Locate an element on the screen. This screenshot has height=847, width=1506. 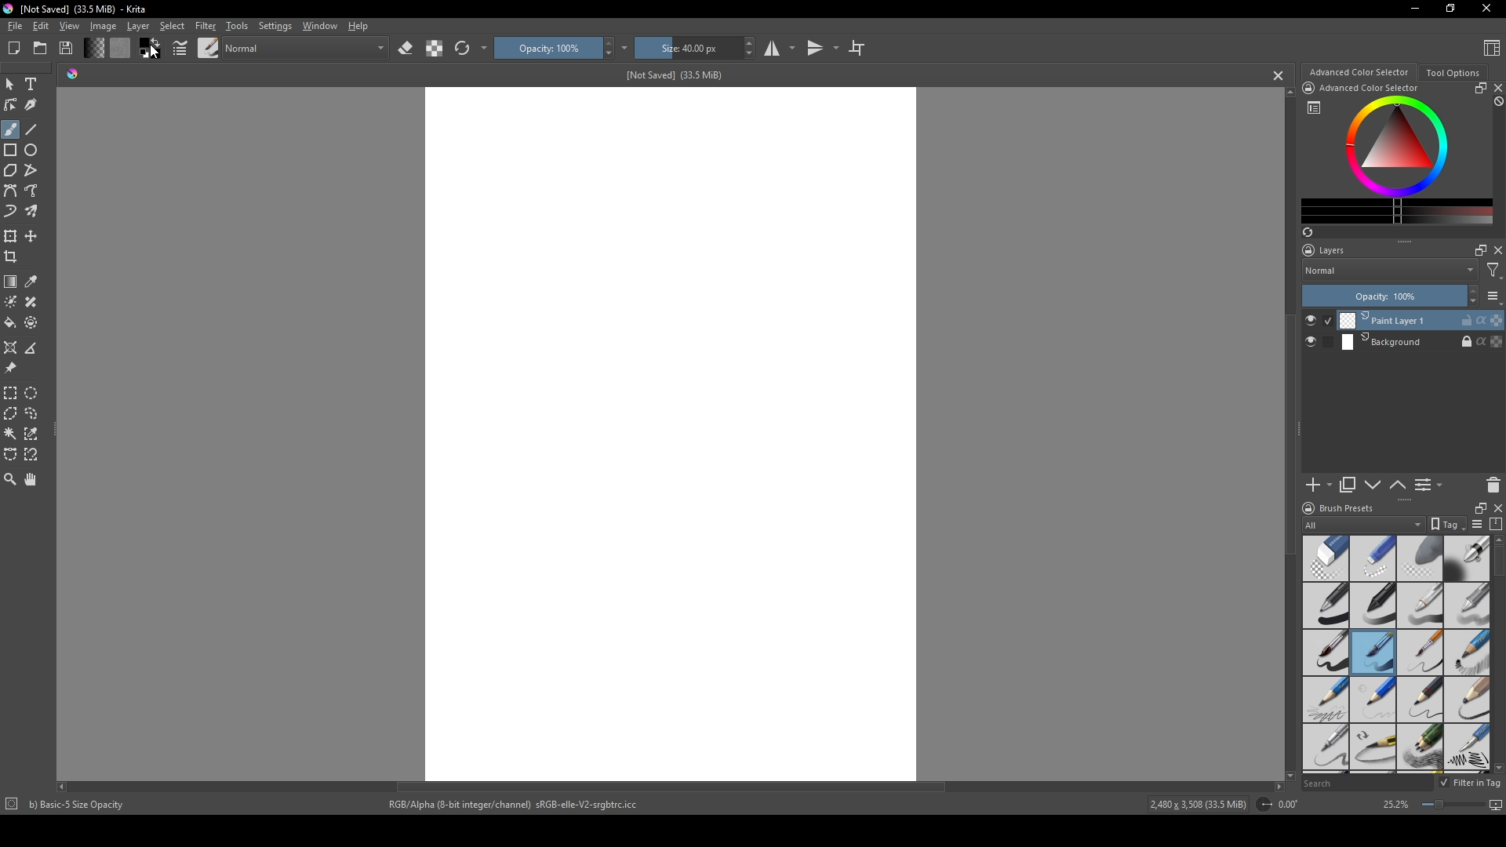
medium brush is located at coordinates (1373, 653).